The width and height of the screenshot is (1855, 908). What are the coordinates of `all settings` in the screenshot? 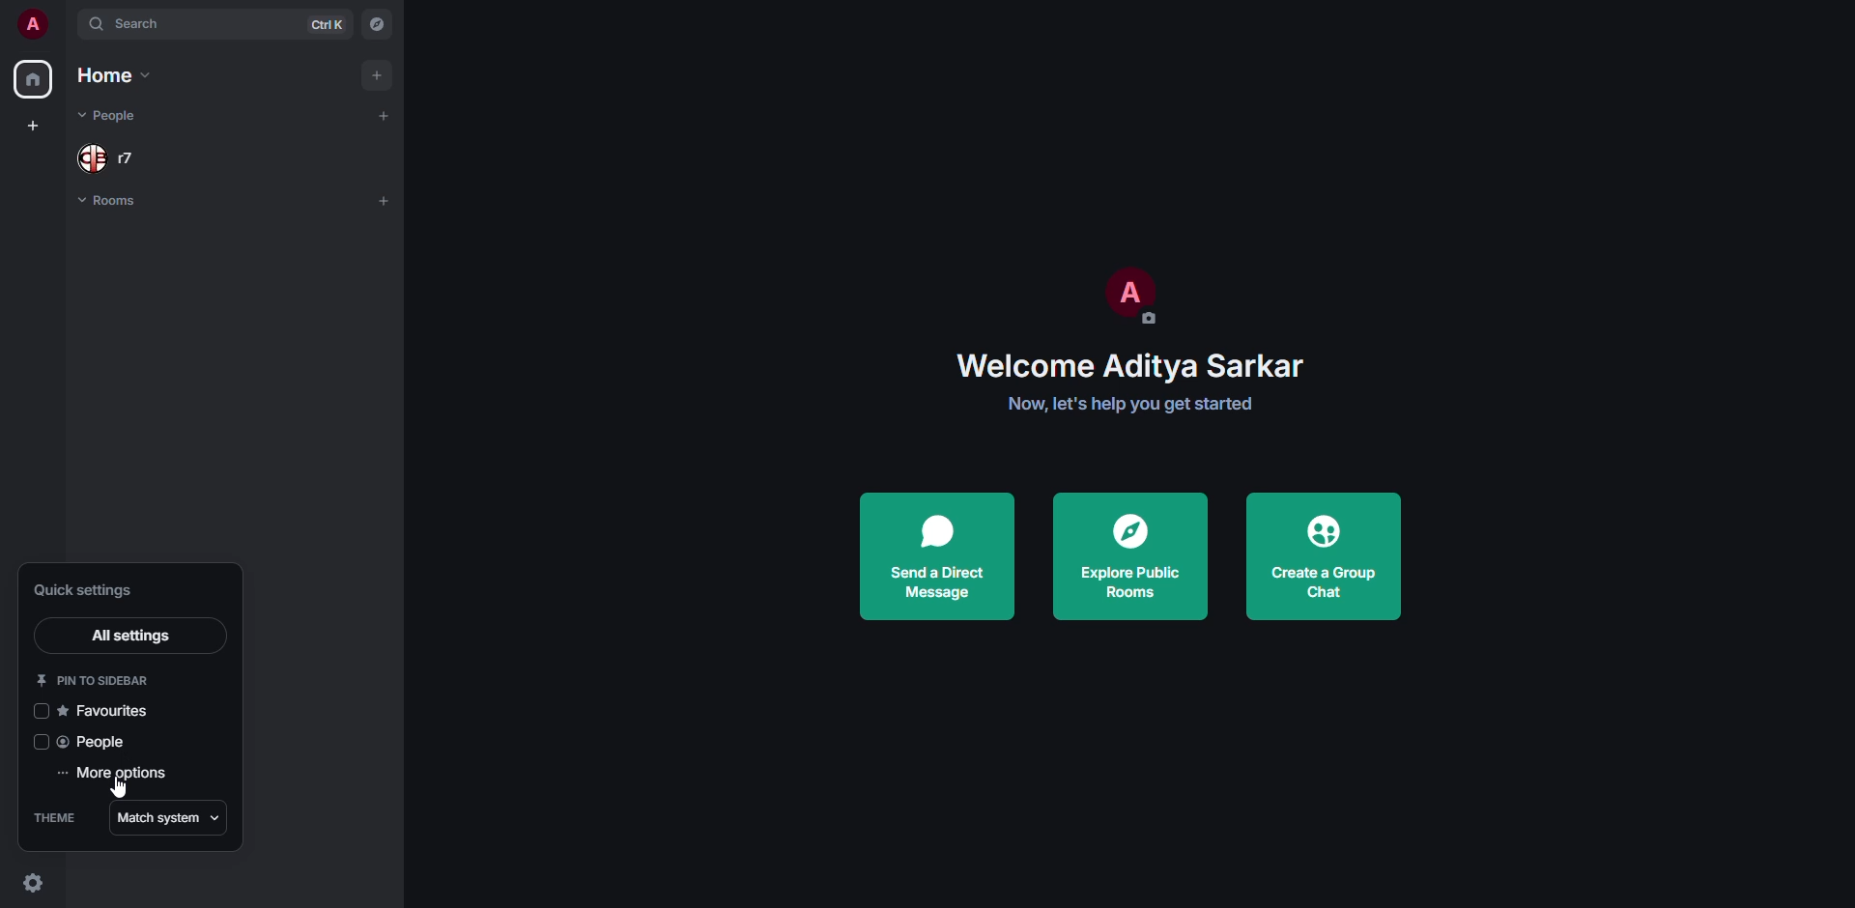 It's located at (129, 637).